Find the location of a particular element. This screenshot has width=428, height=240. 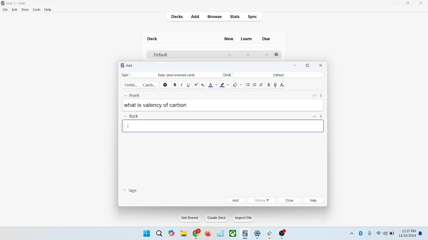

show hidden icons is located at coordinates (351, 232).